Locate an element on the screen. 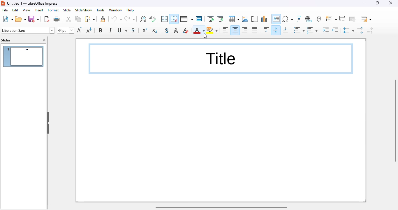 Image resolution: width=398 pixels, height=210 pixels. italic is located at coordinates (111, 30).